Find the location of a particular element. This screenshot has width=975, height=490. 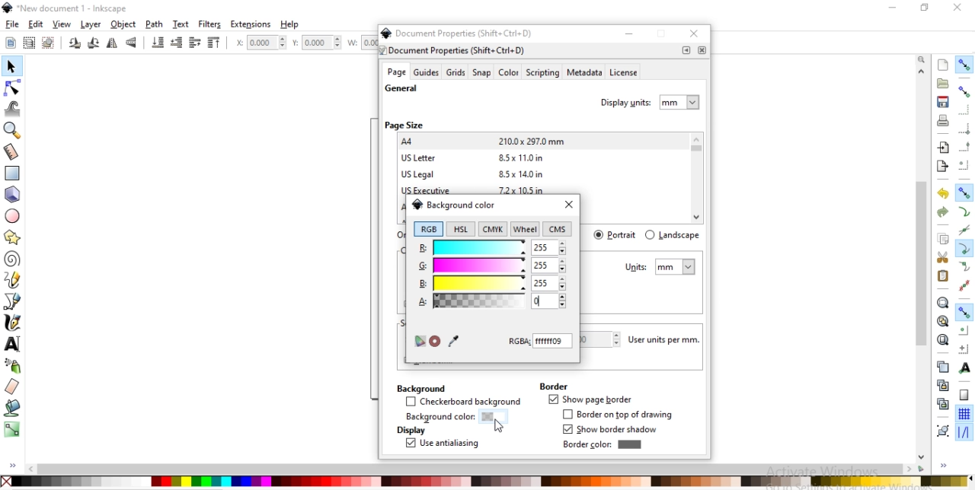

object is located at coordinates (123, 24).